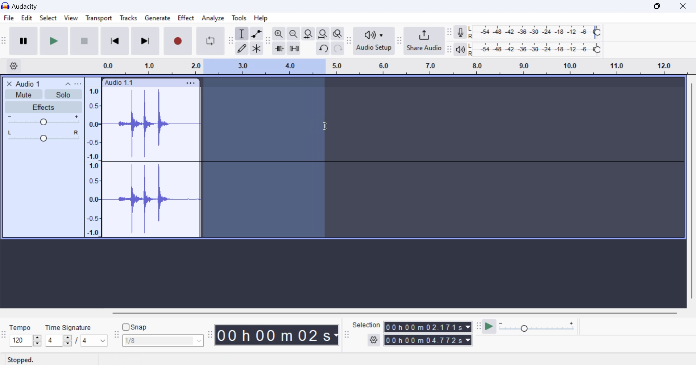 Image resolution: width=696 pixels, height=365 pixels. Describe the element at coordinates (489, 327) in the screenshot. I see `play at speed` at that location.